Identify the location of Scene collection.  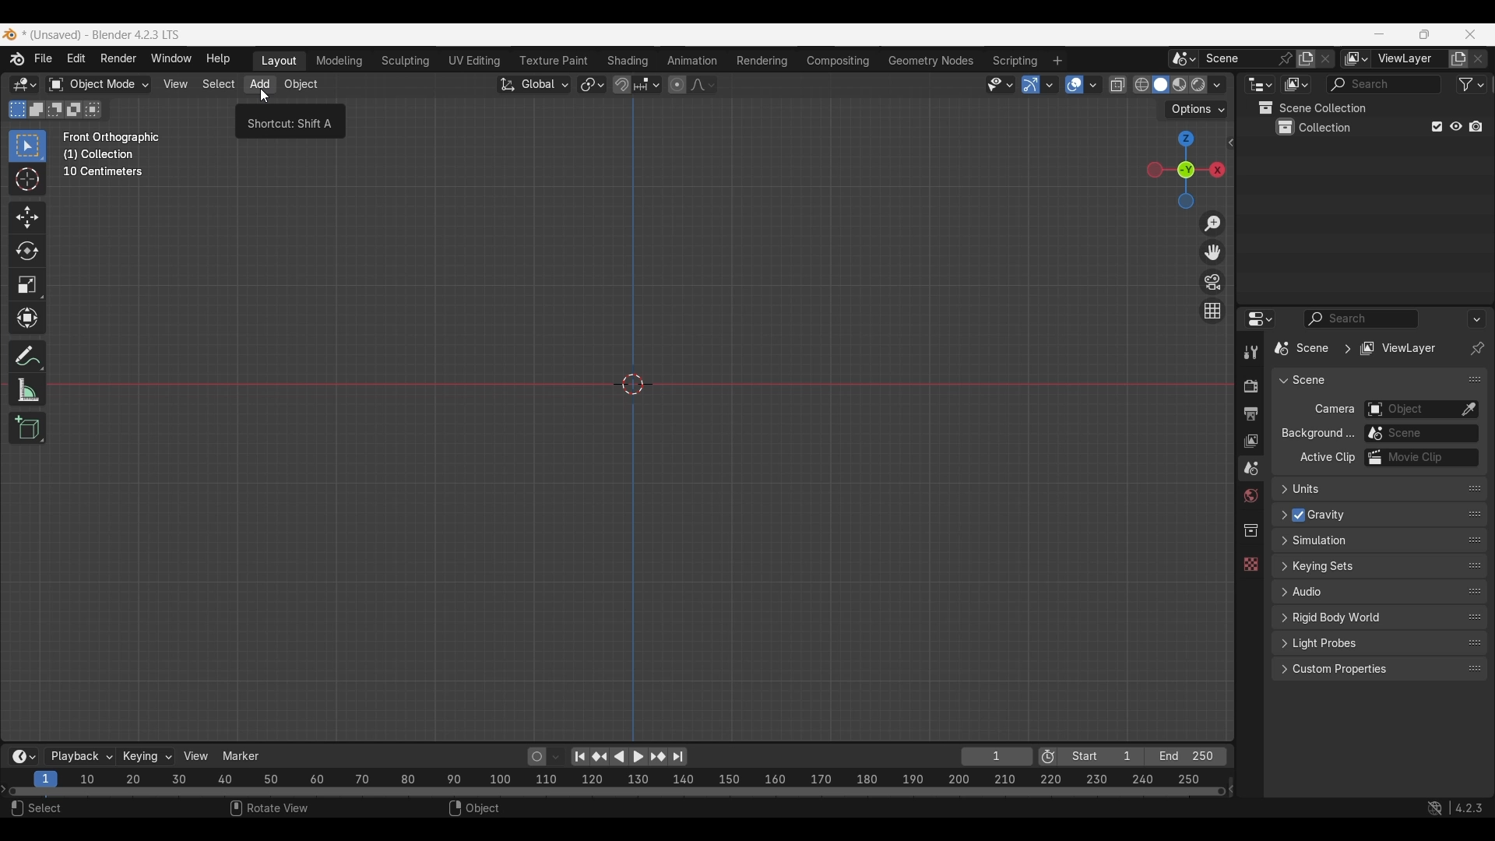
(1312, 107).